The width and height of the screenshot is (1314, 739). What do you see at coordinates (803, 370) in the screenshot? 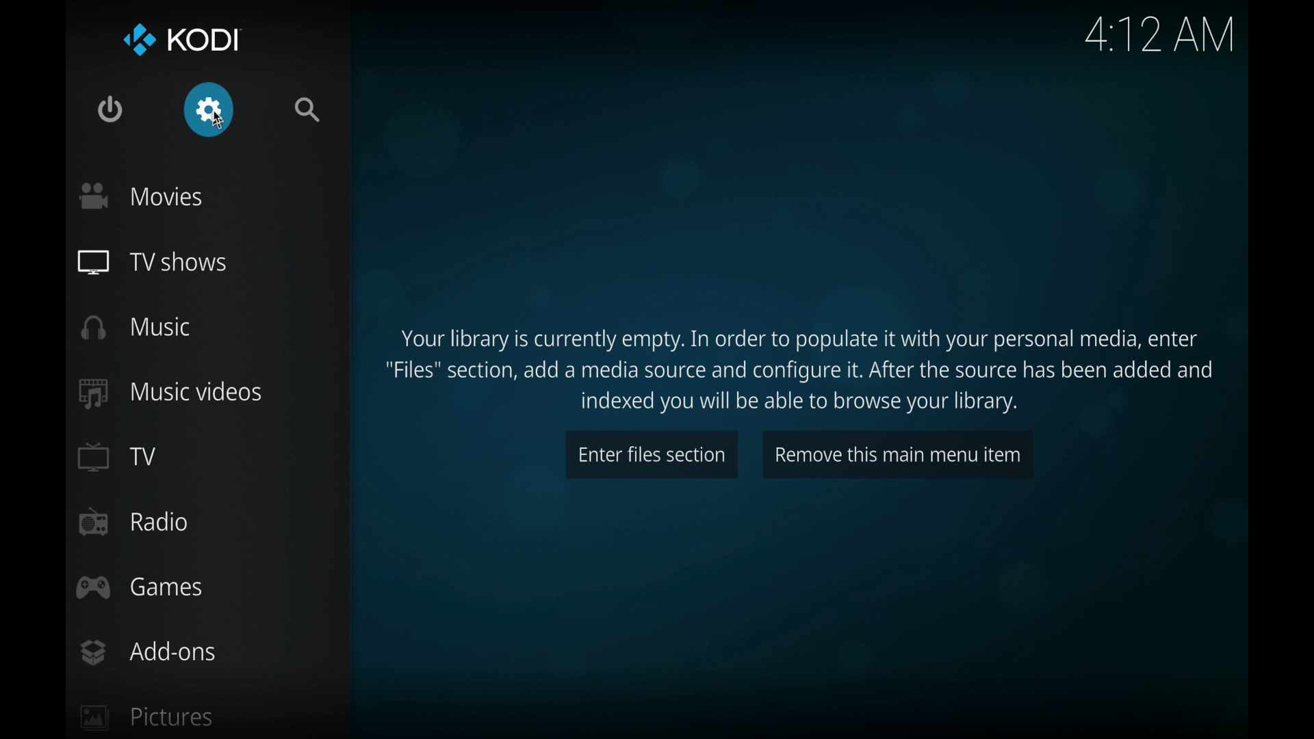
I see `Your library is currently empty. In order to populate it with your personal media, enter
"Files" section, add a media source and configure it. After the source has been added and
indexed you will be able to browse your library.` at bounding box center [803, 370].